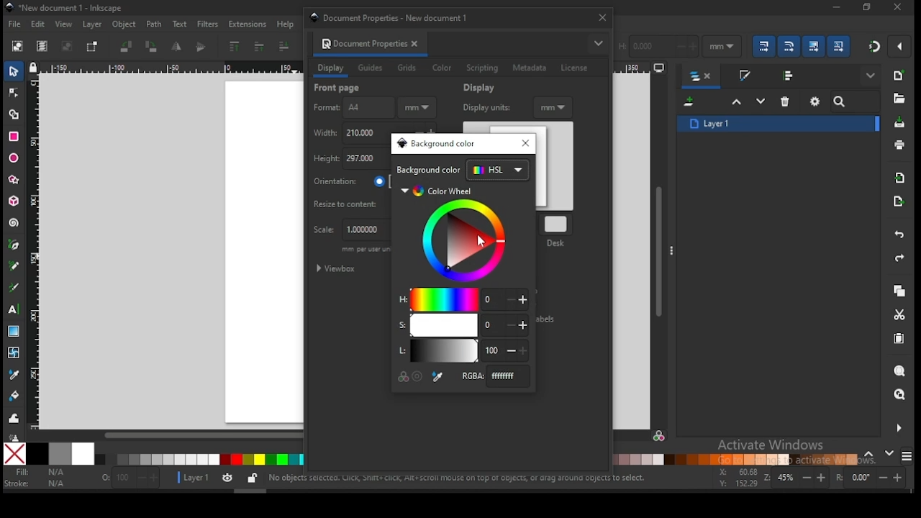 This screenshot has height=518, width=921. Describe the element at coordinates (129, 480) in the screenshot. I see `opacity` at that location.